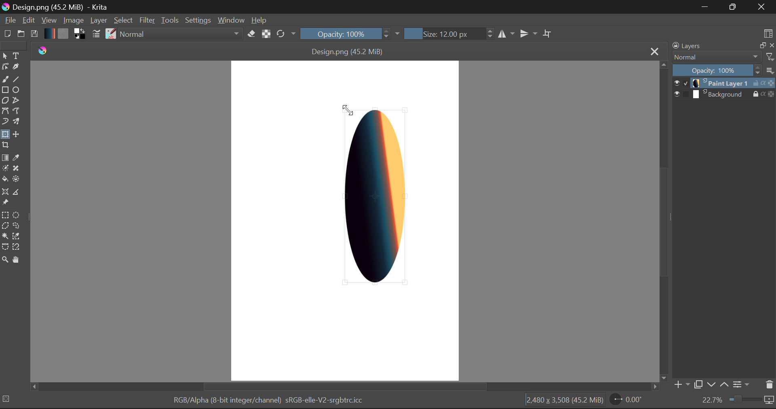  What do you see at coordinates (266, 34) in the screenshot?
I see `Lock Alpha` at bounding box center [266, 34].